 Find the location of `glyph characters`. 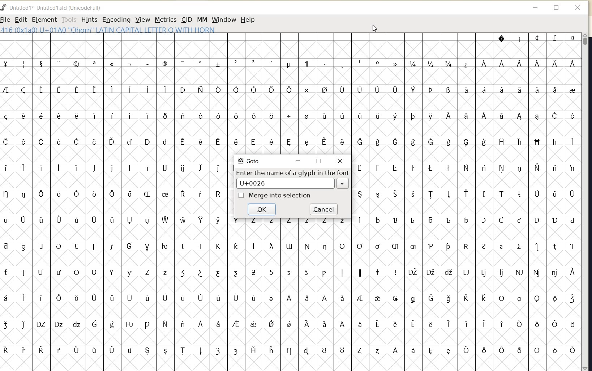

glyph characters is located at coordinates (467, 261).